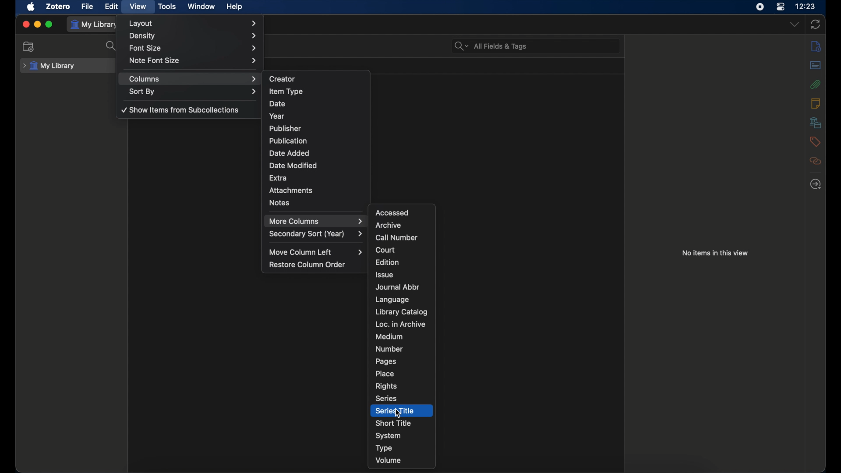  Describe the element at coordinates (389, 337) in the screenshot. I see `medium` at that location.